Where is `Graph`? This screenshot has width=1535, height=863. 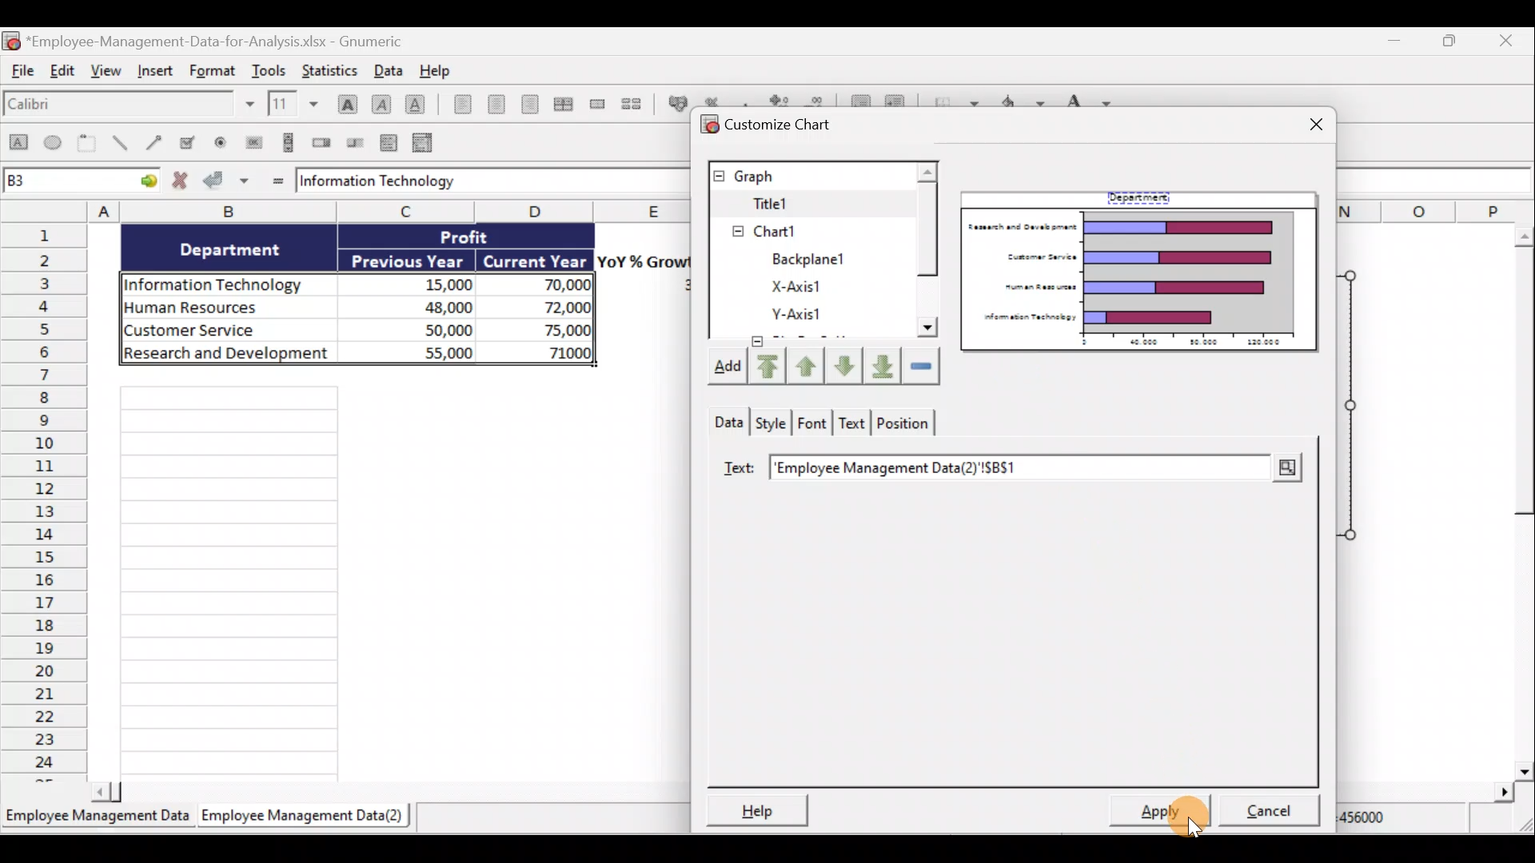
Graph is located at coordinates (808, 175).